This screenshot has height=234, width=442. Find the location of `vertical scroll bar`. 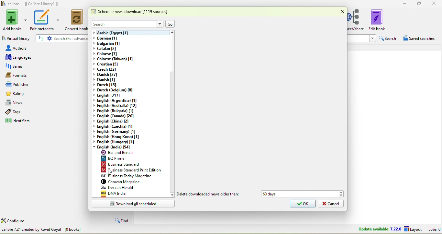

vertical scroll bar is located at coordinates (172, 114).